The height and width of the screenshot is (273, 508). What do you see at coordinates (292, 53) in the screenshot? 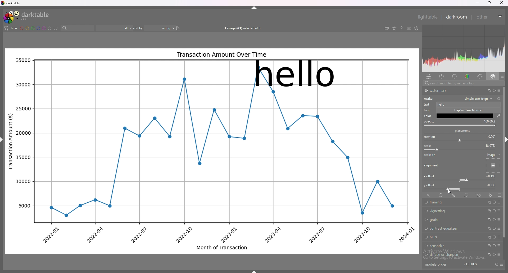
I see `graph` at bounding box center [292, 53].